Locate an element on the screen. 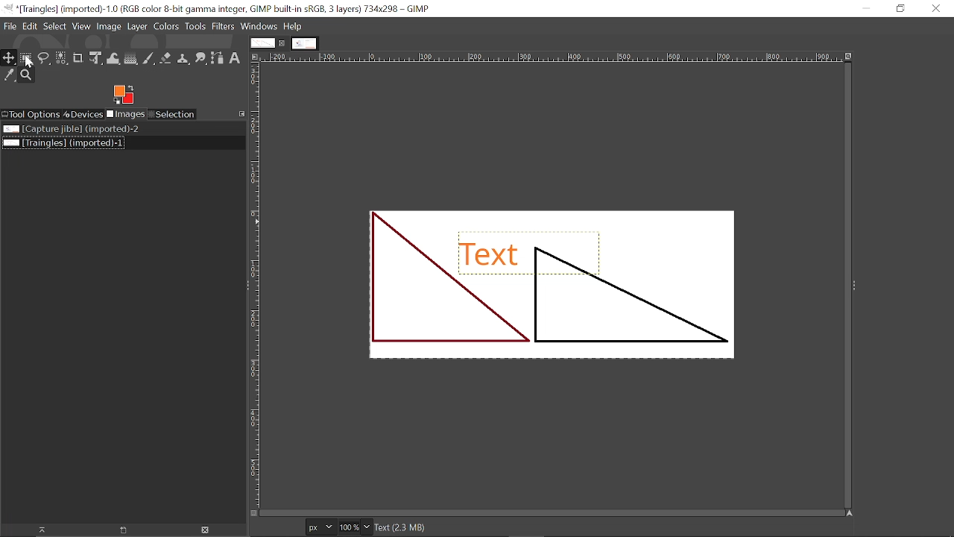 The width and height of the screenshot is (954, 537). Wrap text tool is located at coordinates (113, 58).